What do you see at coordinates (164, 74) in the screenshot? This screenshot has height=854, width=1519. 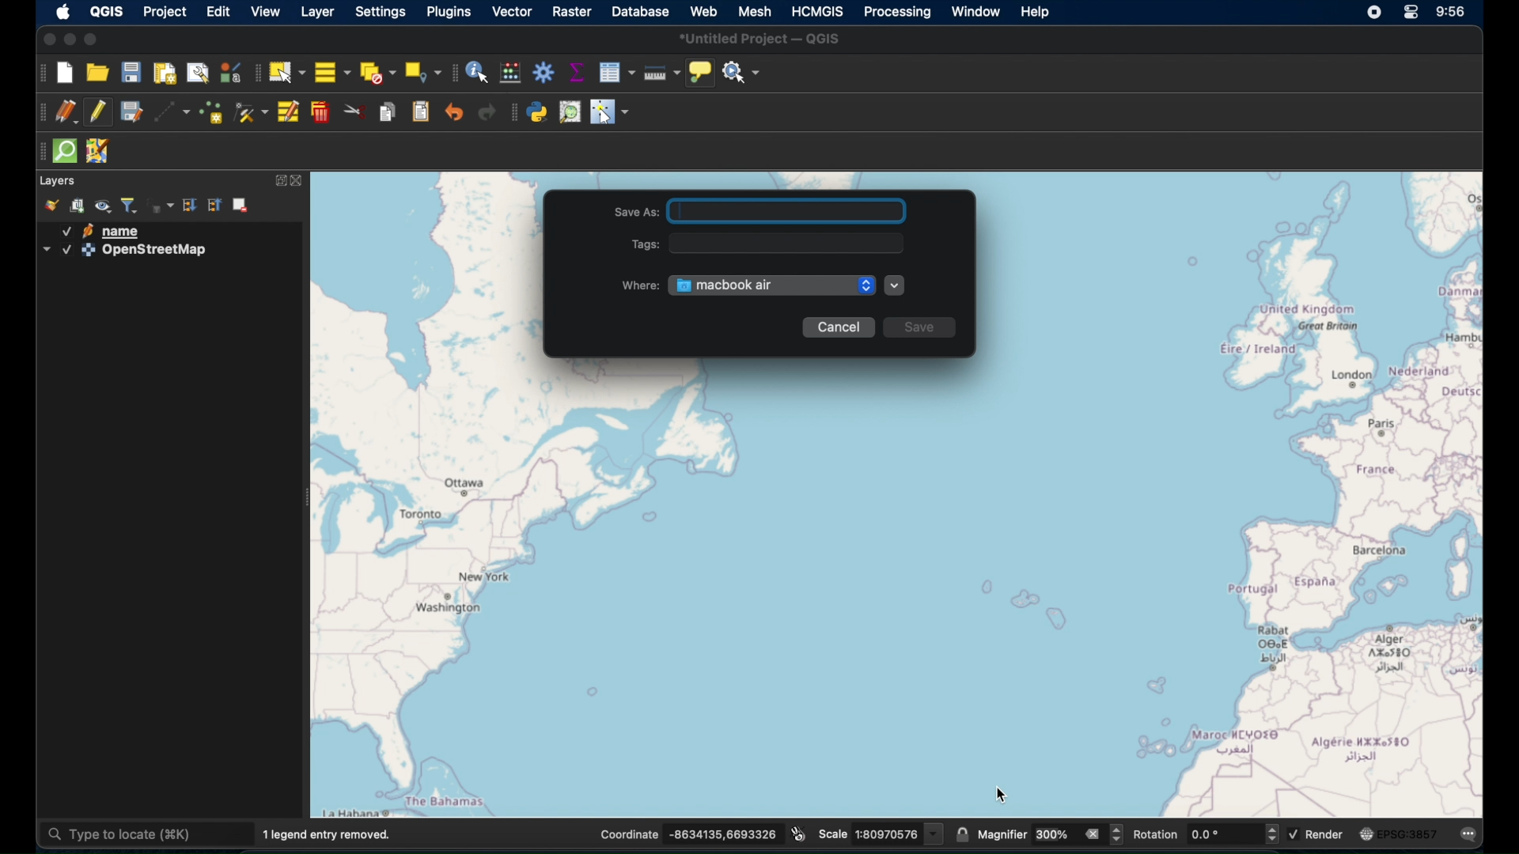 I see `new print layout` at bounding box center [164, 74].